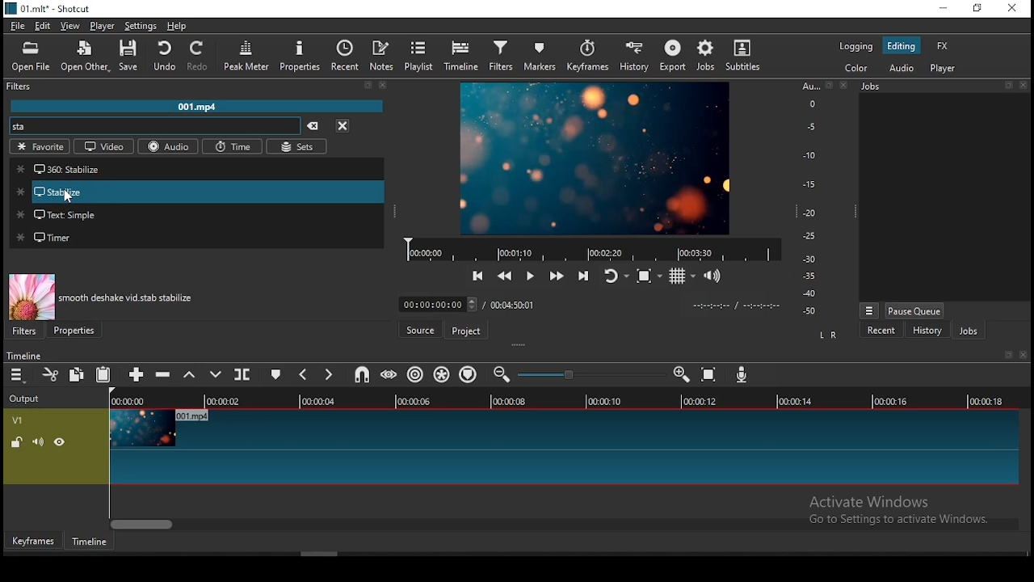 The image size is (1034, 582). Describe the element at coordinates (561, 524) in the screenshot. I see `scroll bar` at that location.